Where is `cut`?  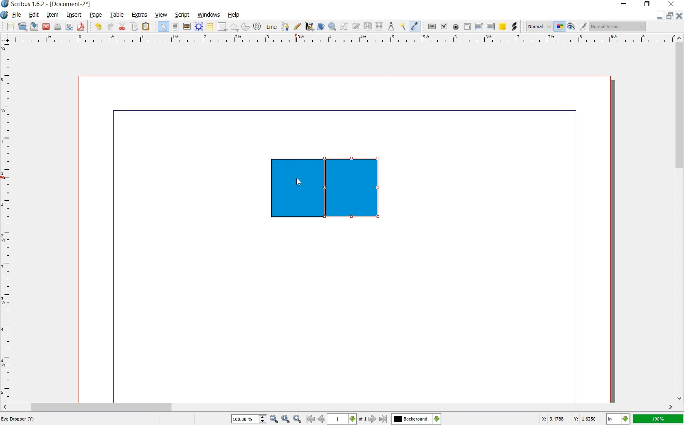 cut is located at coordinates (122, 26).